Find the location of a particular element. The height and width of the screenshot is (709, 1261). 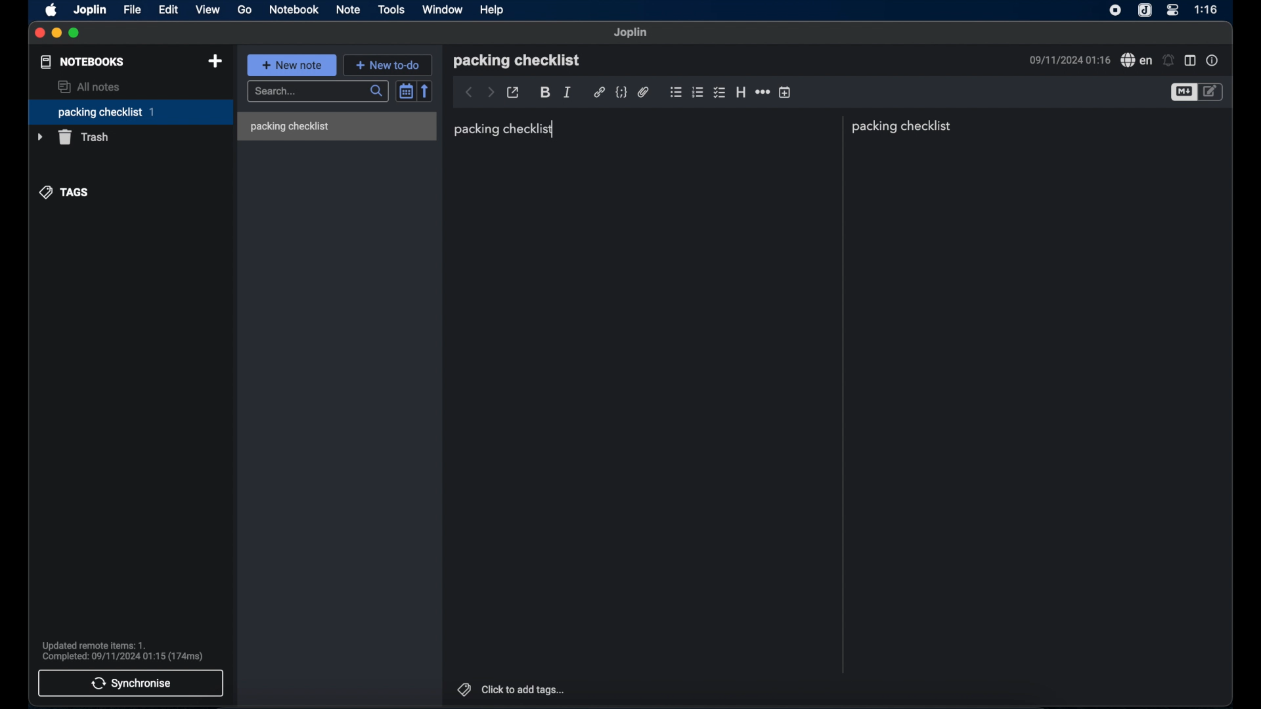

search bar is located at coordinates (317, 91).